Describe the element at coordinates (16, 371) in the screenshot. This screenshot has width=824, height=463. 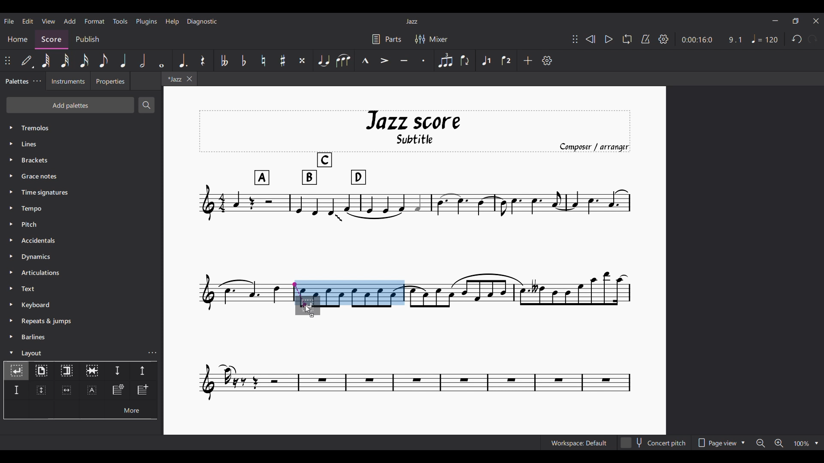
I see `System break, highlighted as current selection` at that location.